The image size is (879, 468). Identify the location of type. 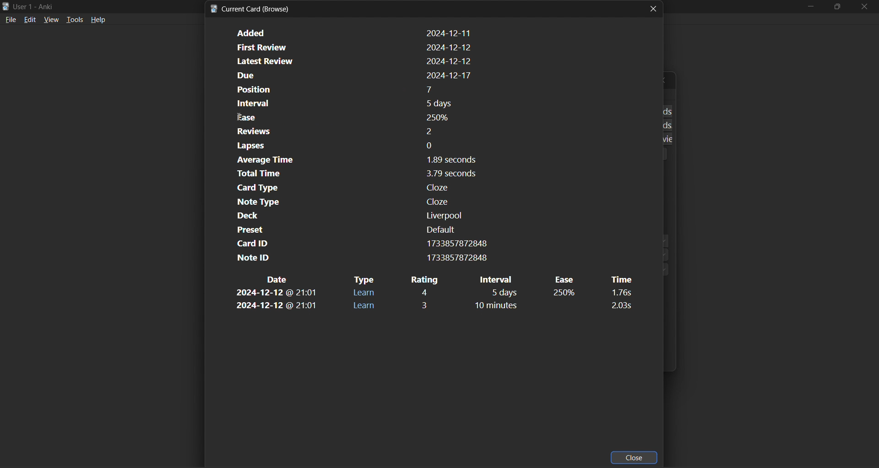
(364, 293).